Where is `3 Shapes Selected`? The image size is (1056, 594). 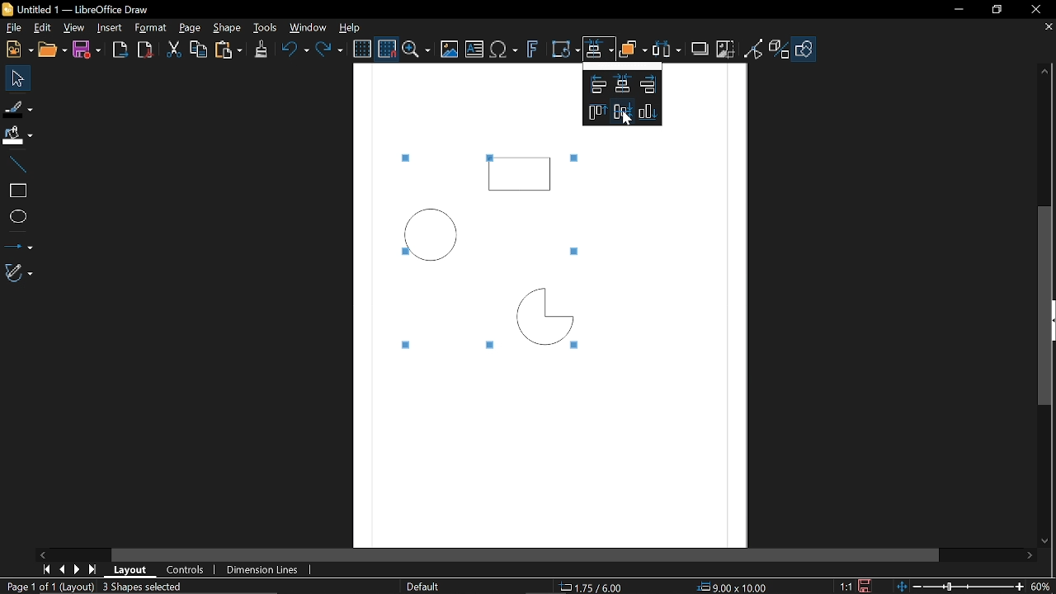
3 Shapes Selected is located at coordinates (164, 587).